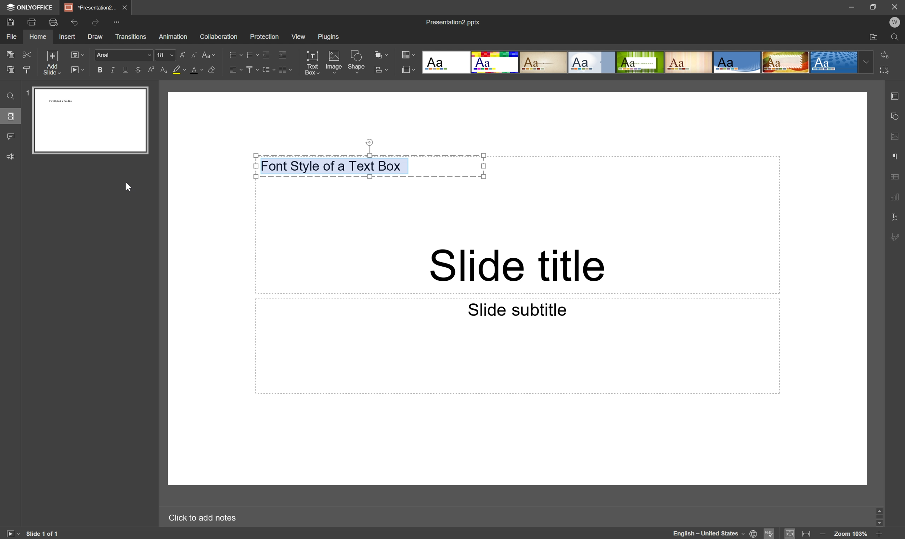 This screenshot has width=905, height=539. Describe the element at coordinates (885, 56) in the screenshot. I see `Replace` at that location.